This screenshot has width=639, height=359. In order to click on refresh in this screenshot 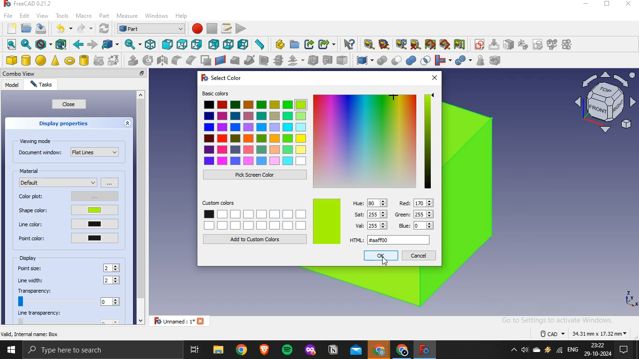, I will do `click(401, 44)`.